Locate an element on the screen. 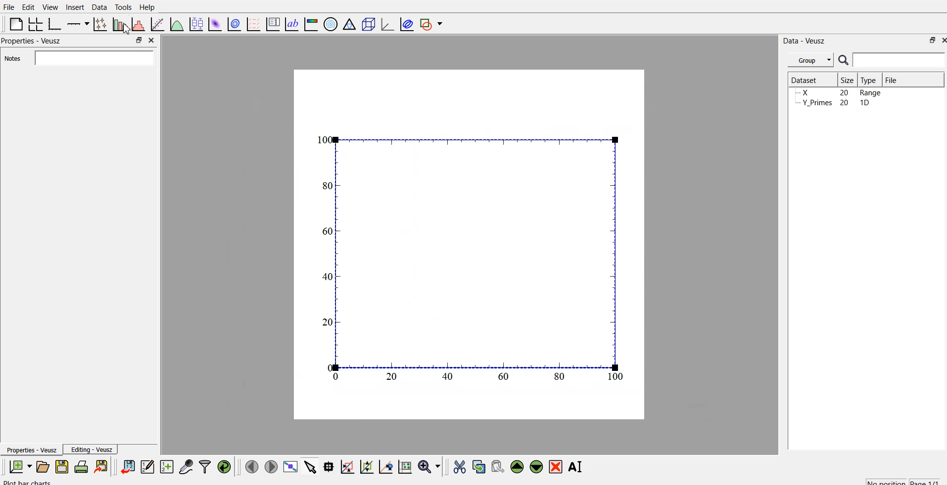  export to graphics format is located at coordinates (103, 466).